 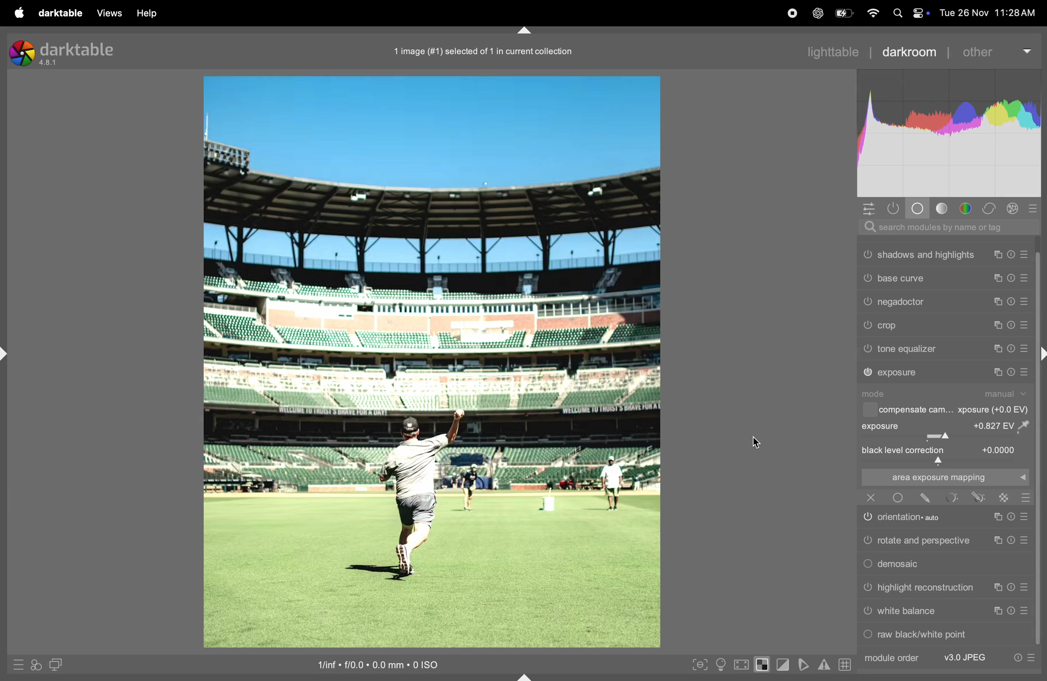 I want to click on edit, so click(x=926, y=498).